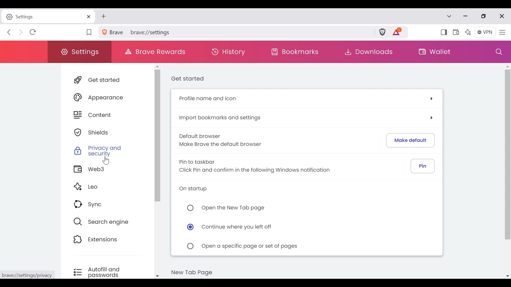  I want to click on Shield, so click(106, 133).